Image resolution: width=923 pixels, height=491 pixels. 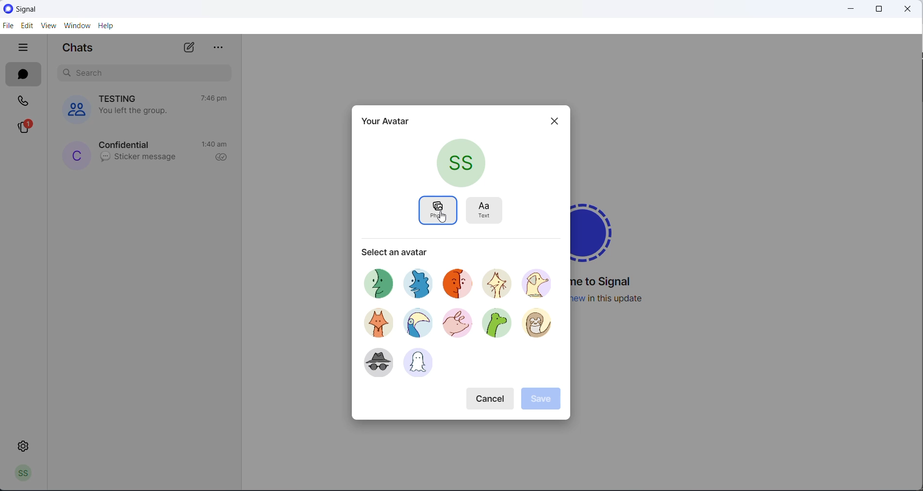 What do you see at coordinates (224, 158) in the screenshot?
I see `read recipient` at bounding box center [224, 158].